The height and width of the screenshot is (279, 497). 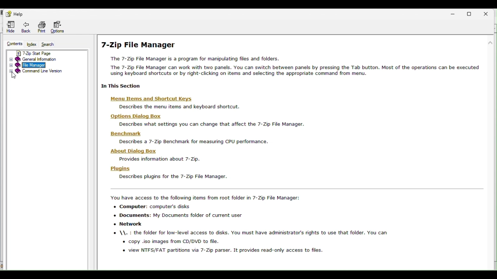 I want to click on Describes what settings you can change that affect the 7-Zip File Manager., so click(x=211, y=124).